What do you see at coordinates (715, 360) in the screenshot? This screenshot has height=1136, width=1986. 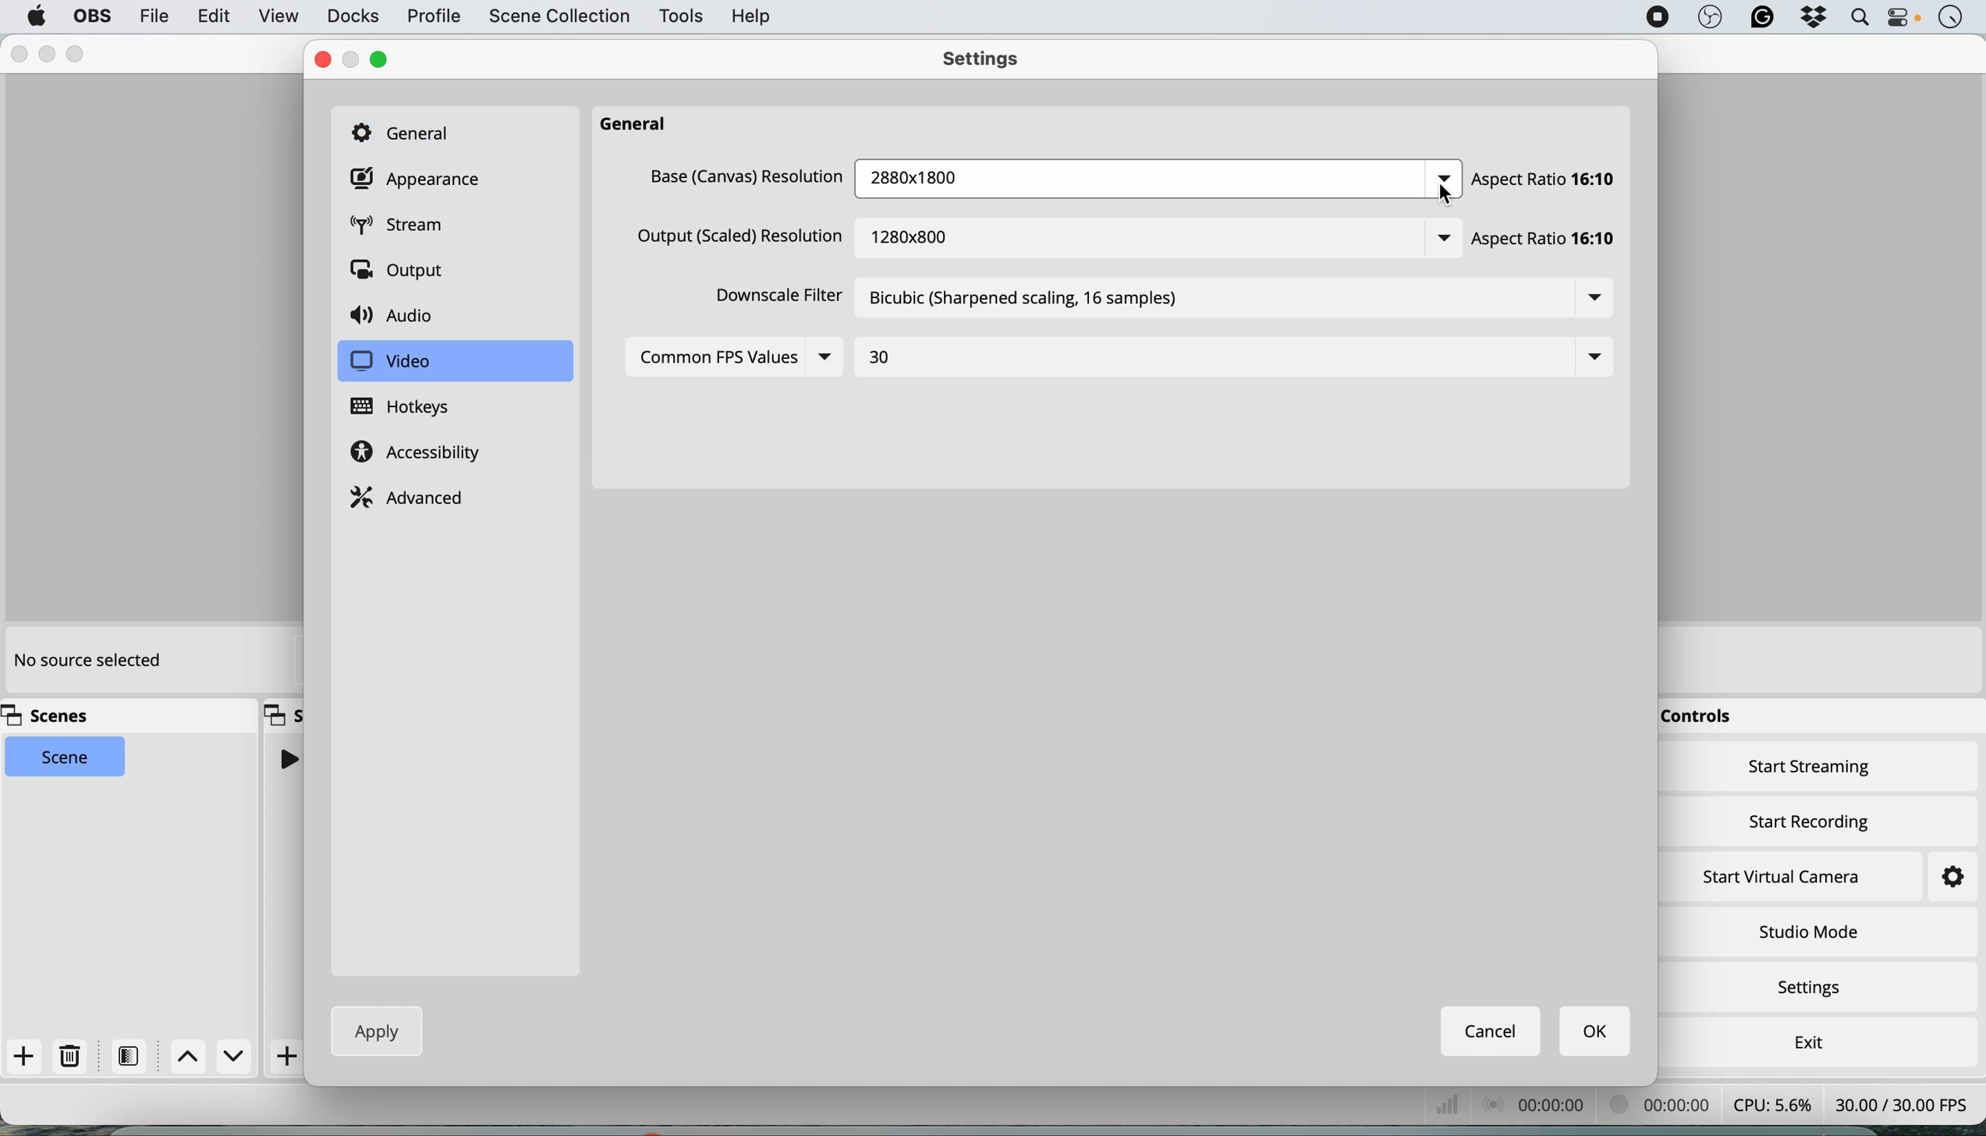 I see `common fps value` at bounding box center [715, 360].